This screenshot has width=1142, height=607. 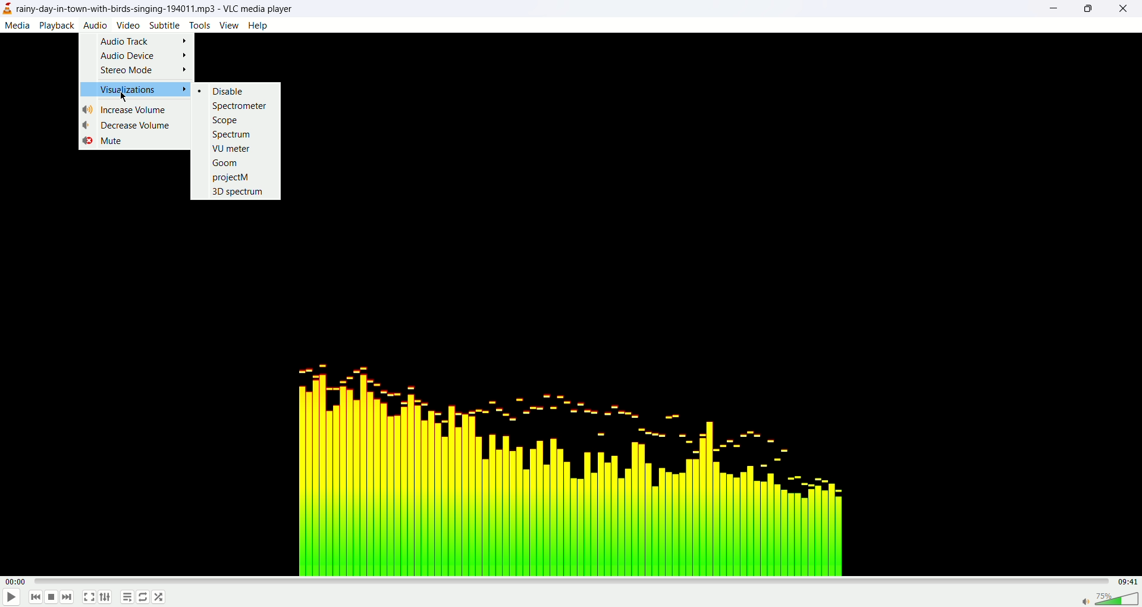 I want to click on next, so click(x=68, y=597).